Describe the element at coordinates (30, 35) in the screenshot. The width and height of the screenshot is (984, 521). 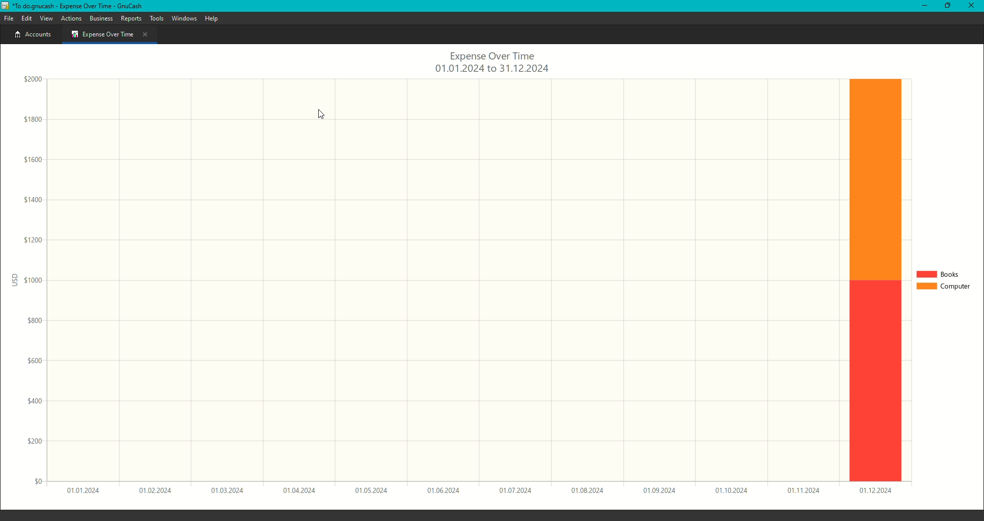
I see `Accounts` at that location.